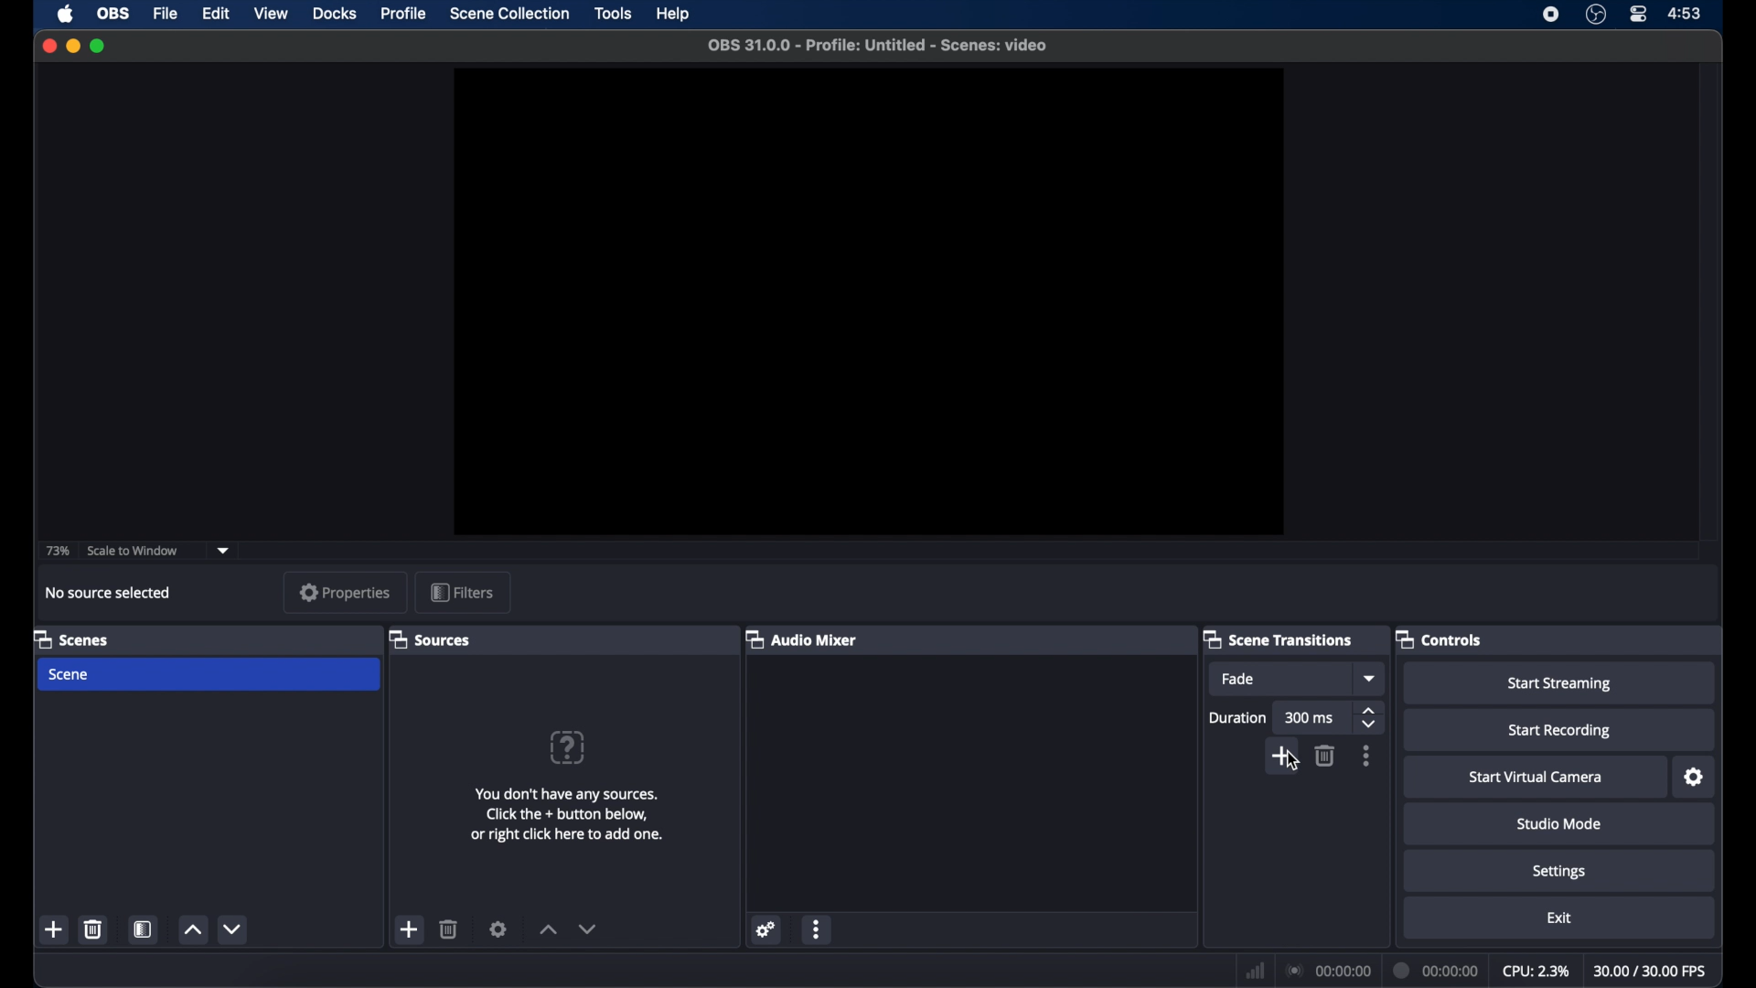  Describe the element at coordinates (70, 675) in the screenshot. I see `scene` at that location.